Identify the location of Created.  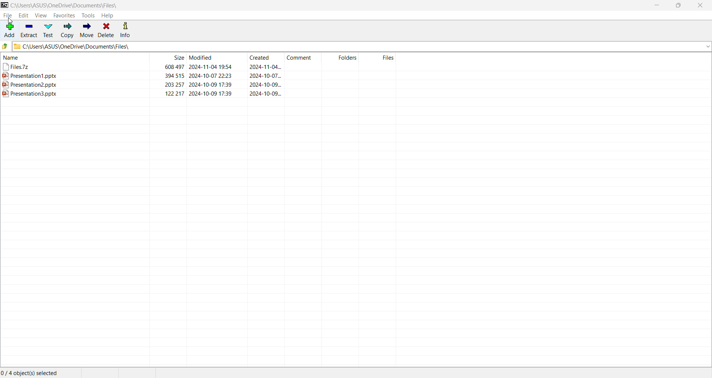
(260, 58).